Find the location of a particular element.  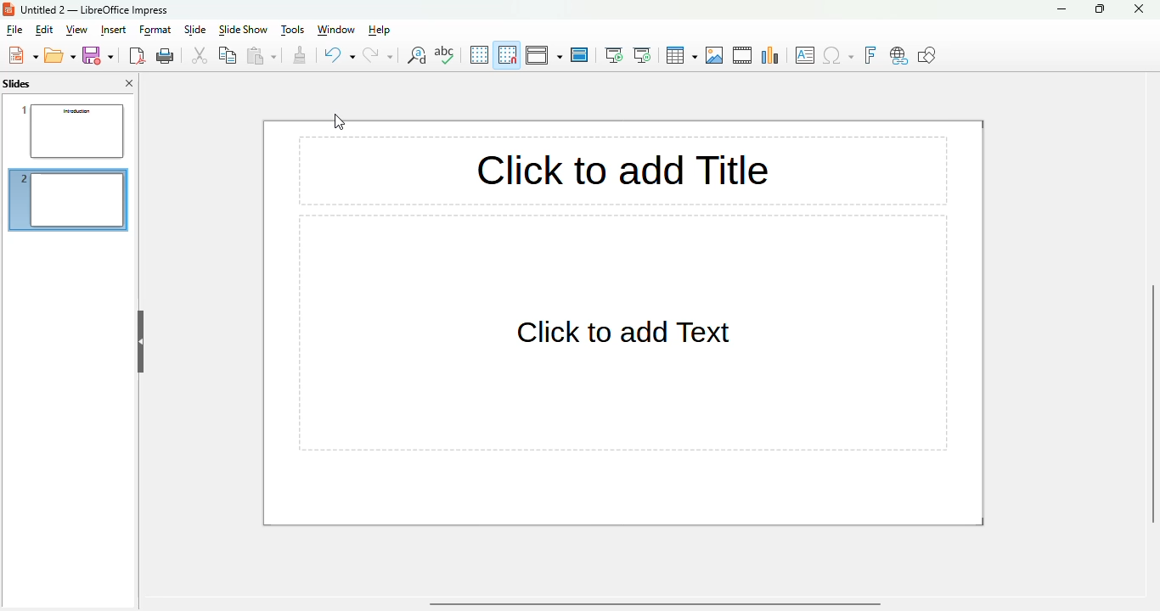

edit is located at coordinates (44, 30).